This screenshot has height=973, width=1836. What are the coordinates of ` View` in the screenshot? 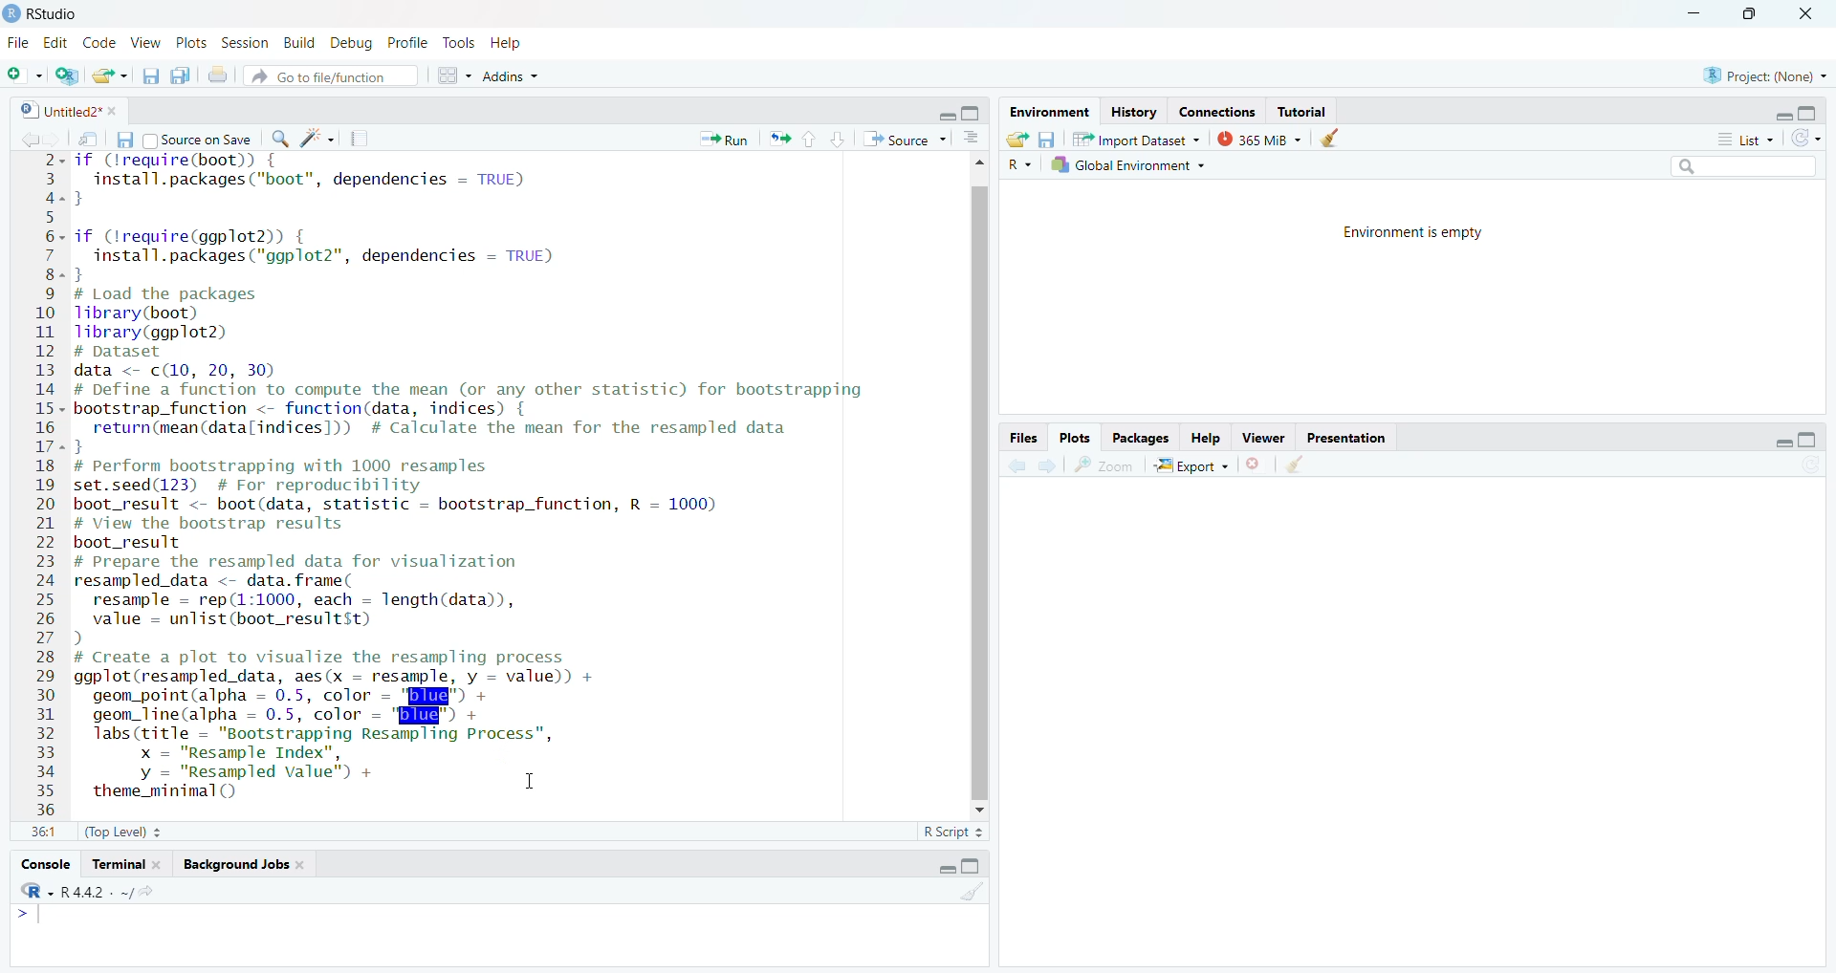 It's located at (145, 44).